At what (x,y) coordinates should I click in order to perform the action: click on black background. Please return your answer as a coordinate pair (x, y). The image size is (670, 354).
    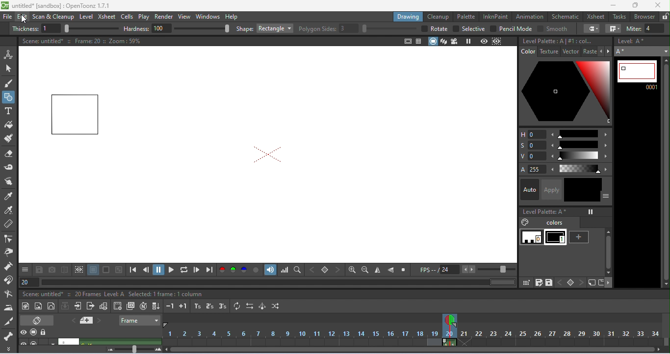
    Looking at the image, I should click on (106, 270).